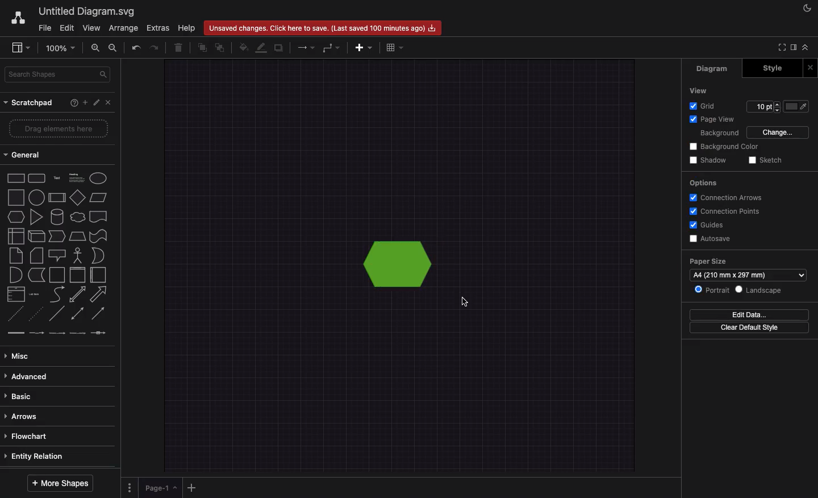 Image resolution: width=818 pixels, height=498 pixels. What do you see at coordinates (158, 27) in the screenshot?
I see `Extras` at bounding box center [158, 27].